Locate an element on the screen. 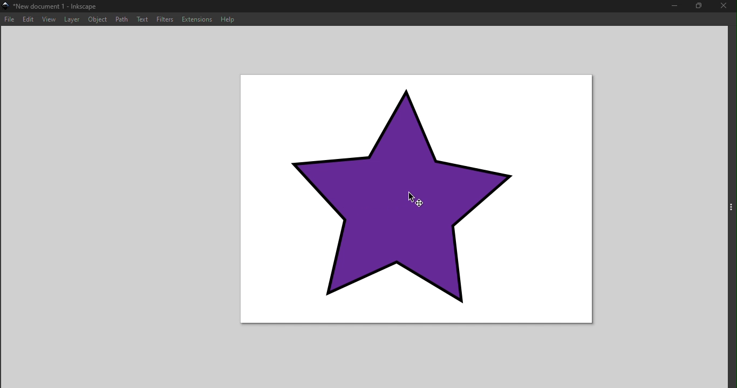 Image resolution: width=737 pixels, height=388 pixels. Text is located at coordinates (144, 19).